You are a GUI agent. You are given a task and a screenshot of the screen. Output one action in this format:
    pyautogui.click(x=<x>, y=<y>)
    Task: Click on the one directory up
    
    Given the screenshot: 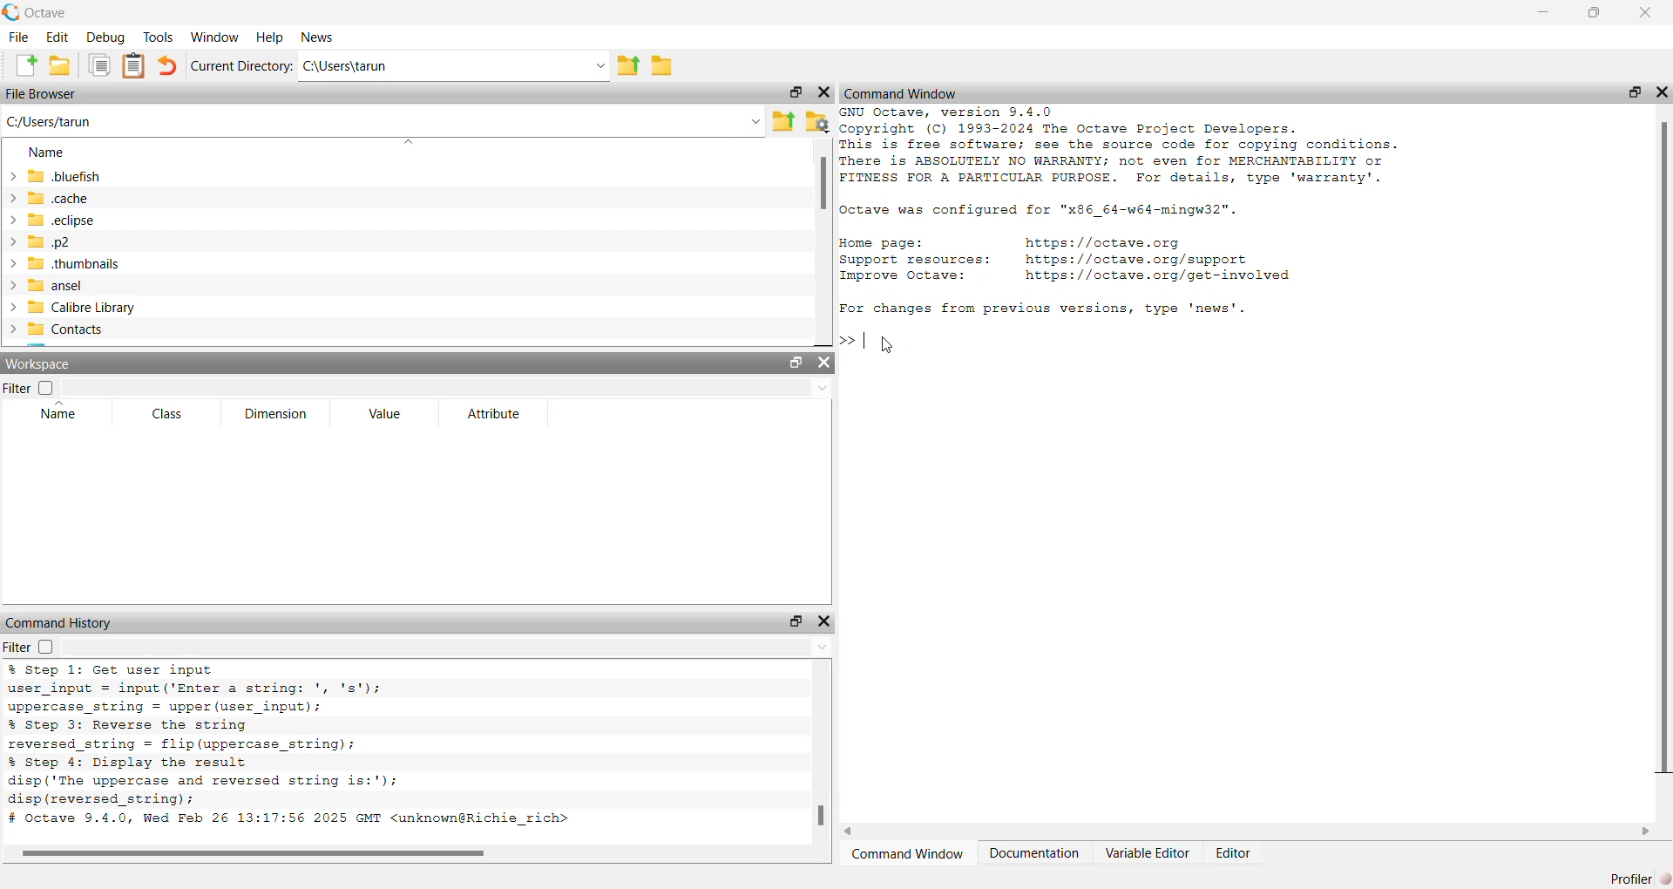 What is the action you would take?
    pyautogui.click(x=631, y=64)
    